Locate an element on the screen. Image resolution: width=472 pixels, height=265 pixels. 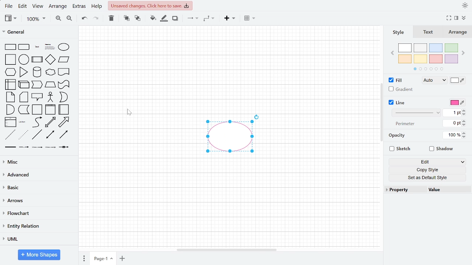
rotate diagram is located at coordinates (257, 117).